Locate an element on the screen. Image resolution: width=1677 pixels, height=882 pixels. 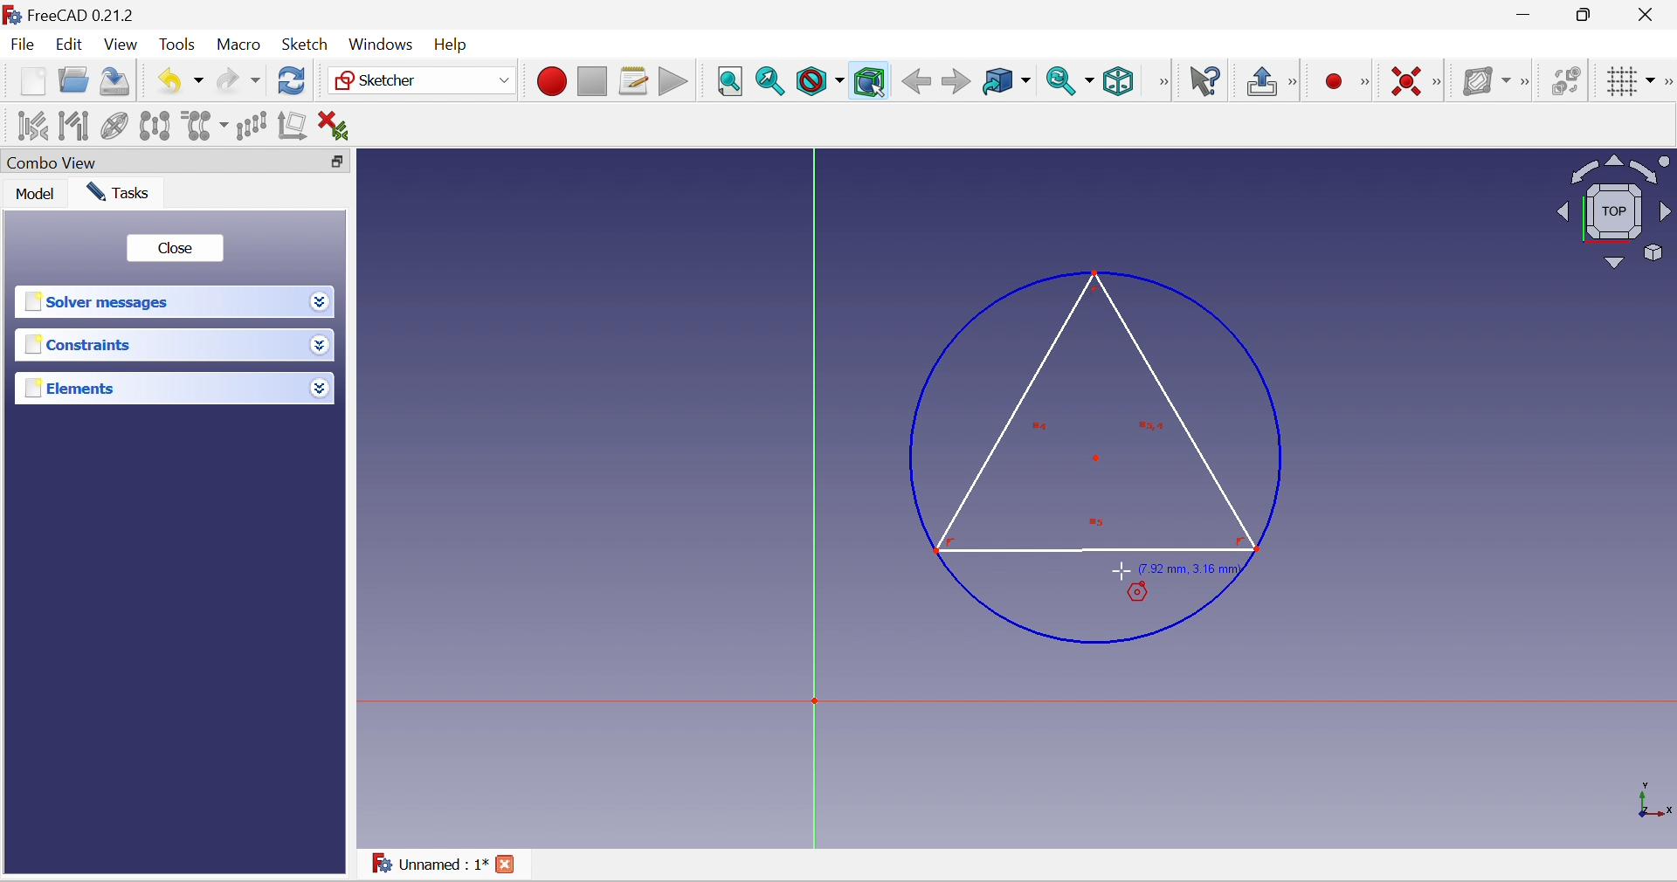
Switch virtual space is located at coordinates (1567, 83).